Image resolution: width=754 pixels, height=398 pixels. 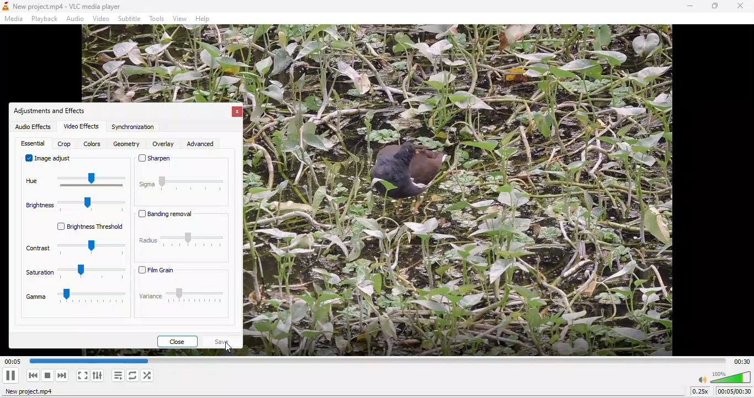 I want to click on variance, so click(x=183, y=300).